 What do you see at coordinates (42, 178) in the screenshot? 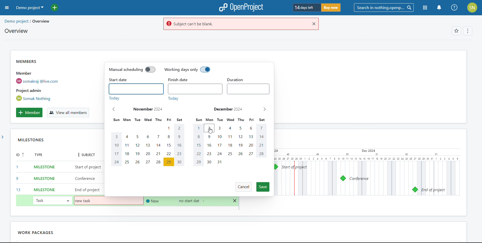
I see `set type` at bounding box center [42, 178].